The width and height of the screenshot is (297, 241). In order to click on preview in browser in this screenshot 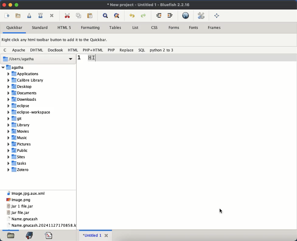, I will do `click(186, 15)`.